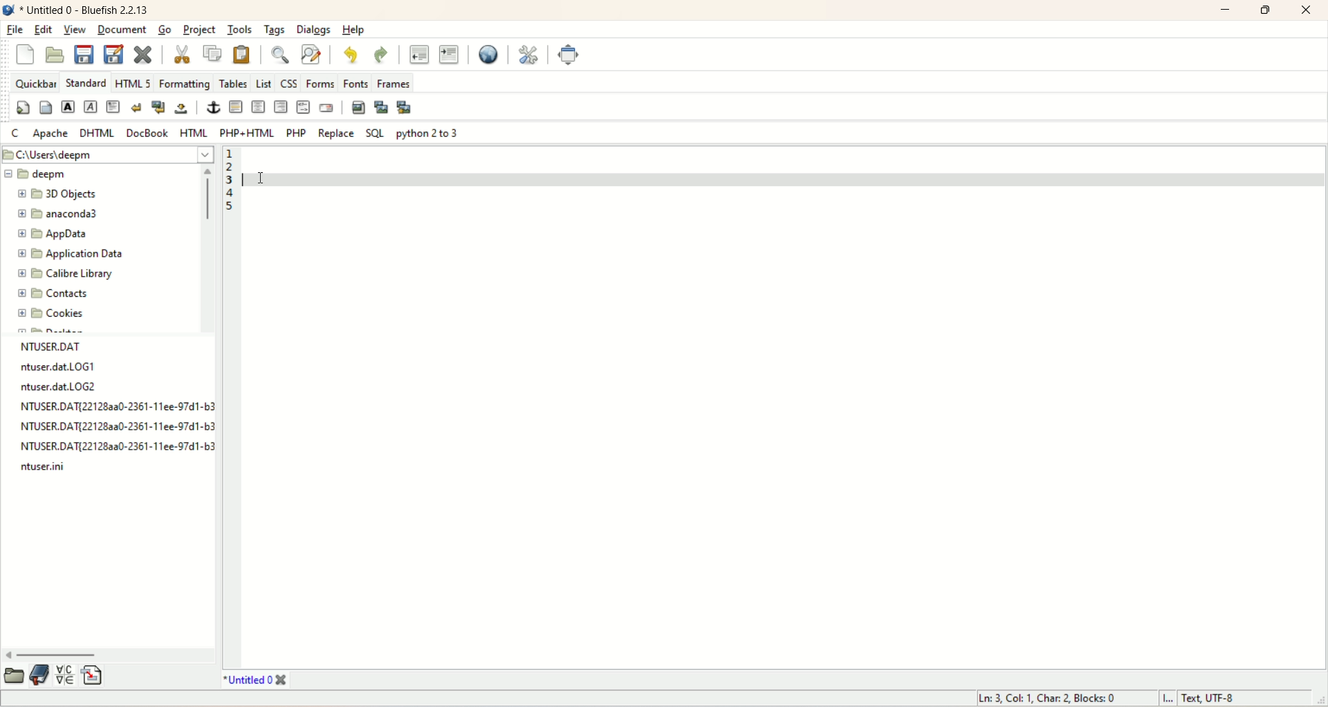  Describe the element at coordinates (335, 131) in the screenshot. I see `REPLACE` at that location.